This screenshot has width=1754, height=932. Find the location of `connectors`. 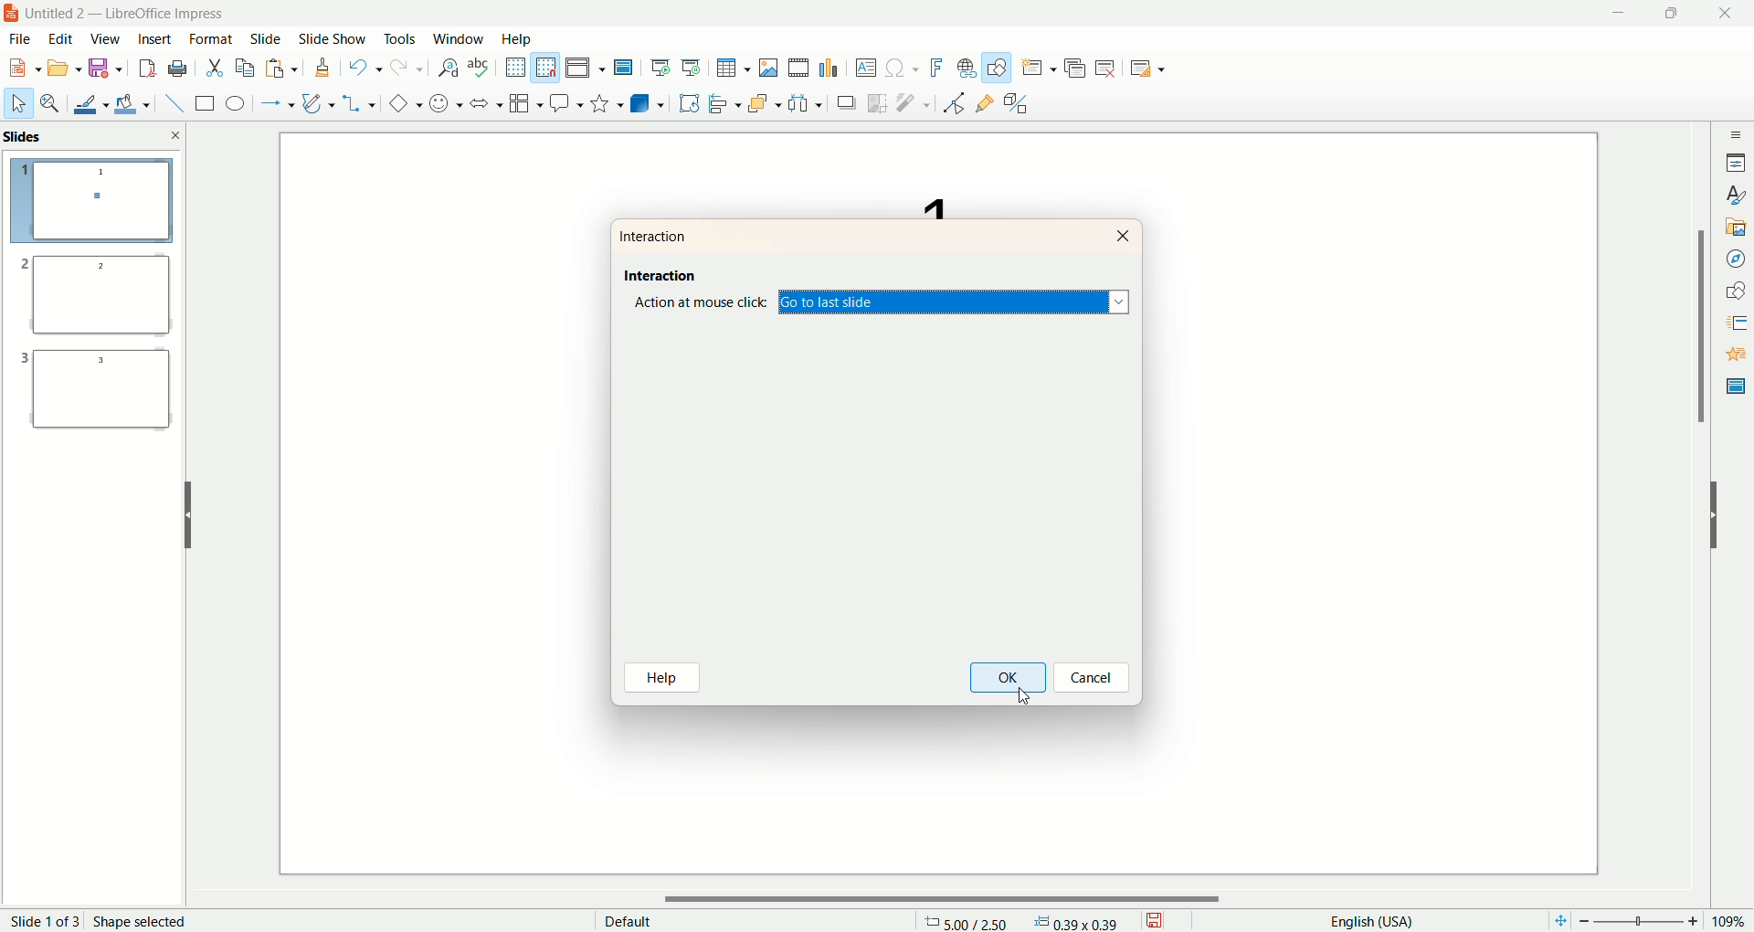

connectors is located at coordinates (359, 103).